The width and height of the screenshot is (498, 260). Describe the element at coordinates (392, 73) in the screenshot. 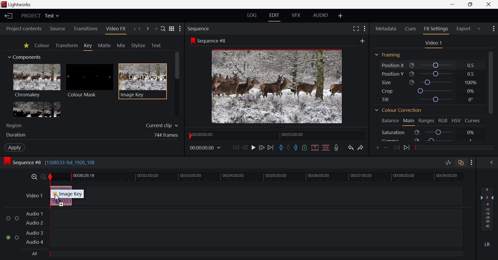

I see `Position Y` at that location.